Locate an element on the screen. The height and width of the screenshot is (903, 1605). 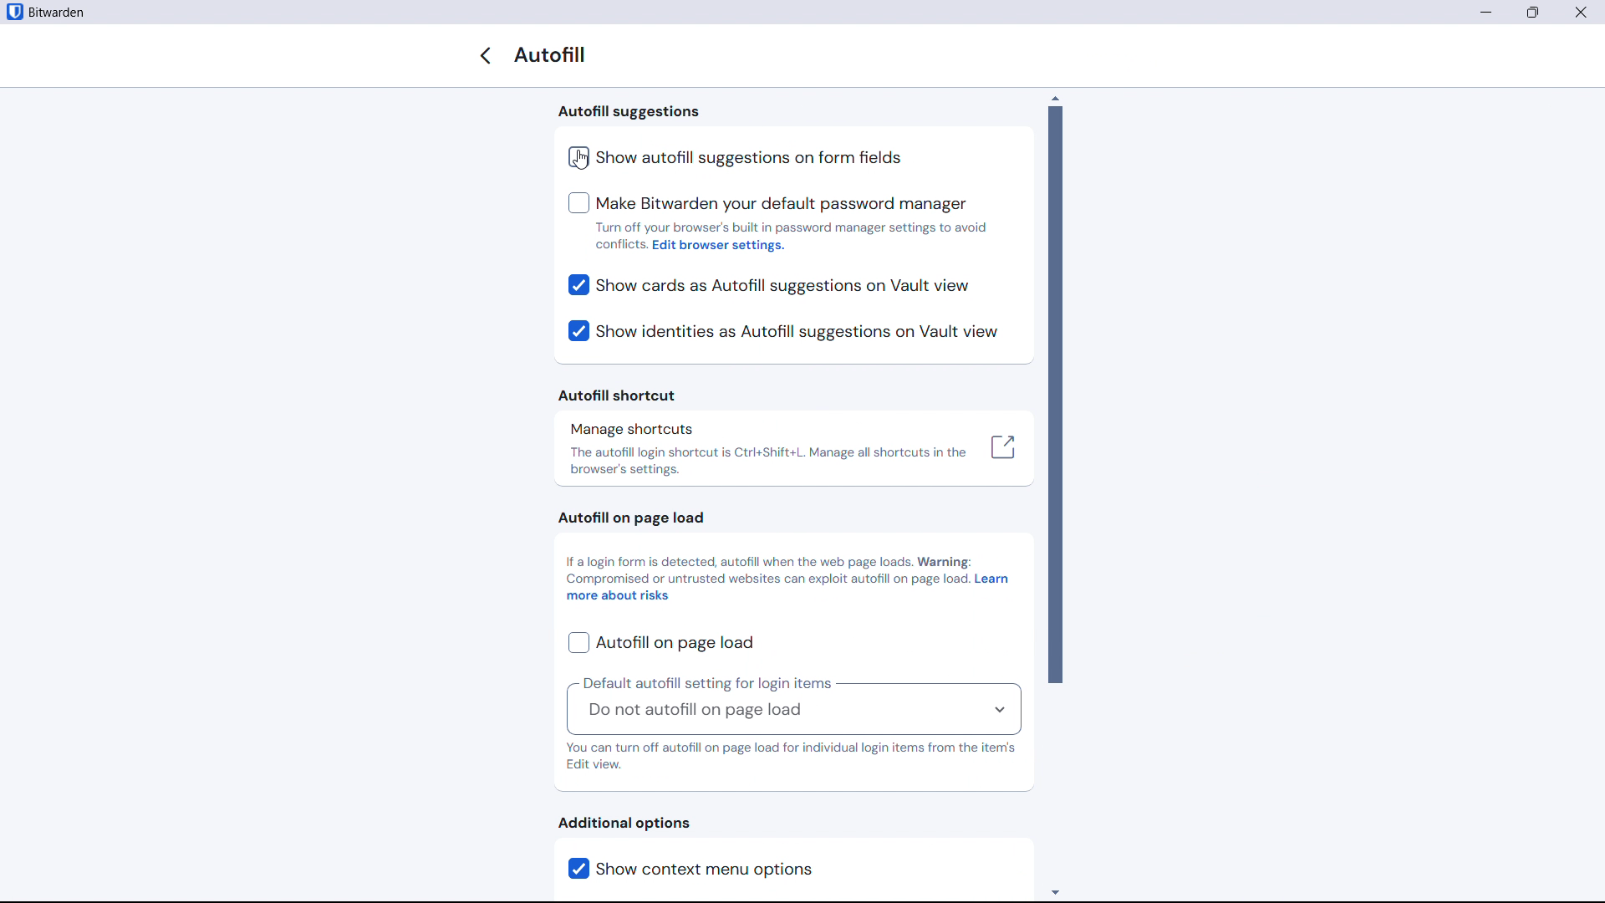
more about risks is located at coordinates (619, 597).